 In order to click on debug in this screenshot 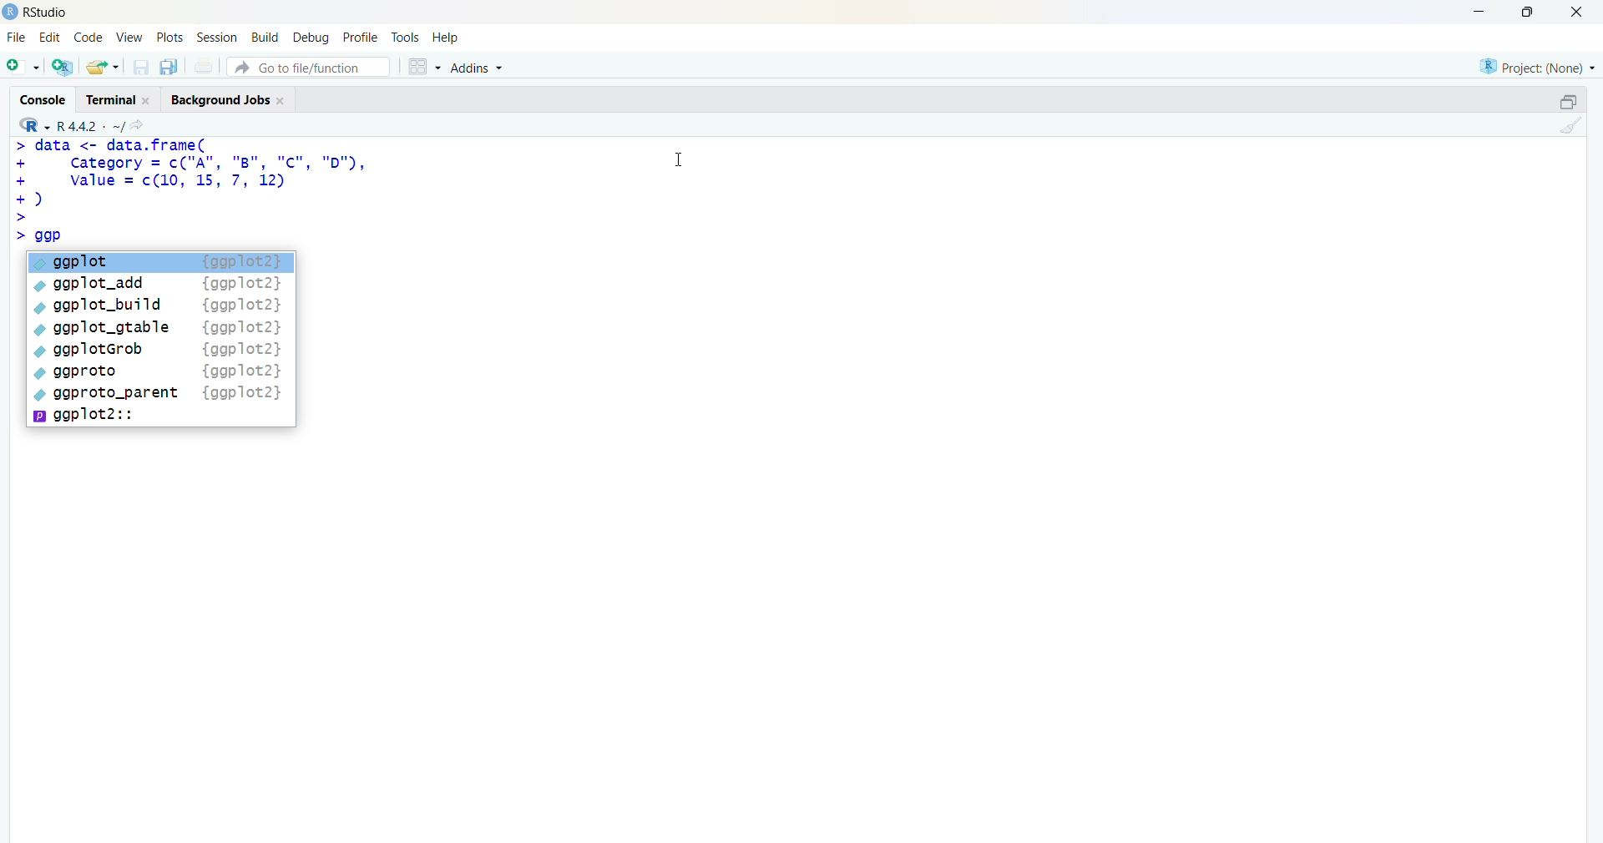, I will do `click(311, 37)`.